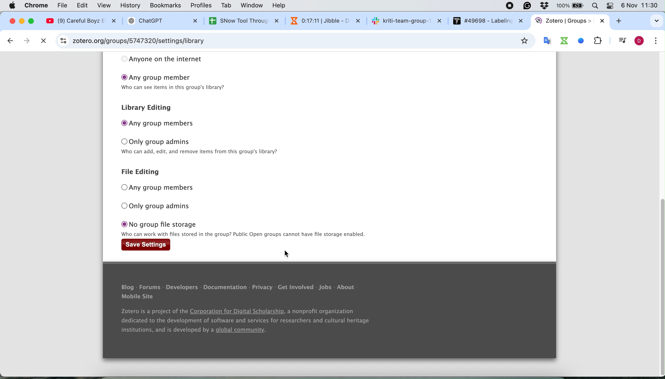  Describe the element at coordinates (658, 41) in the screenshot. I see `customise` at that location.